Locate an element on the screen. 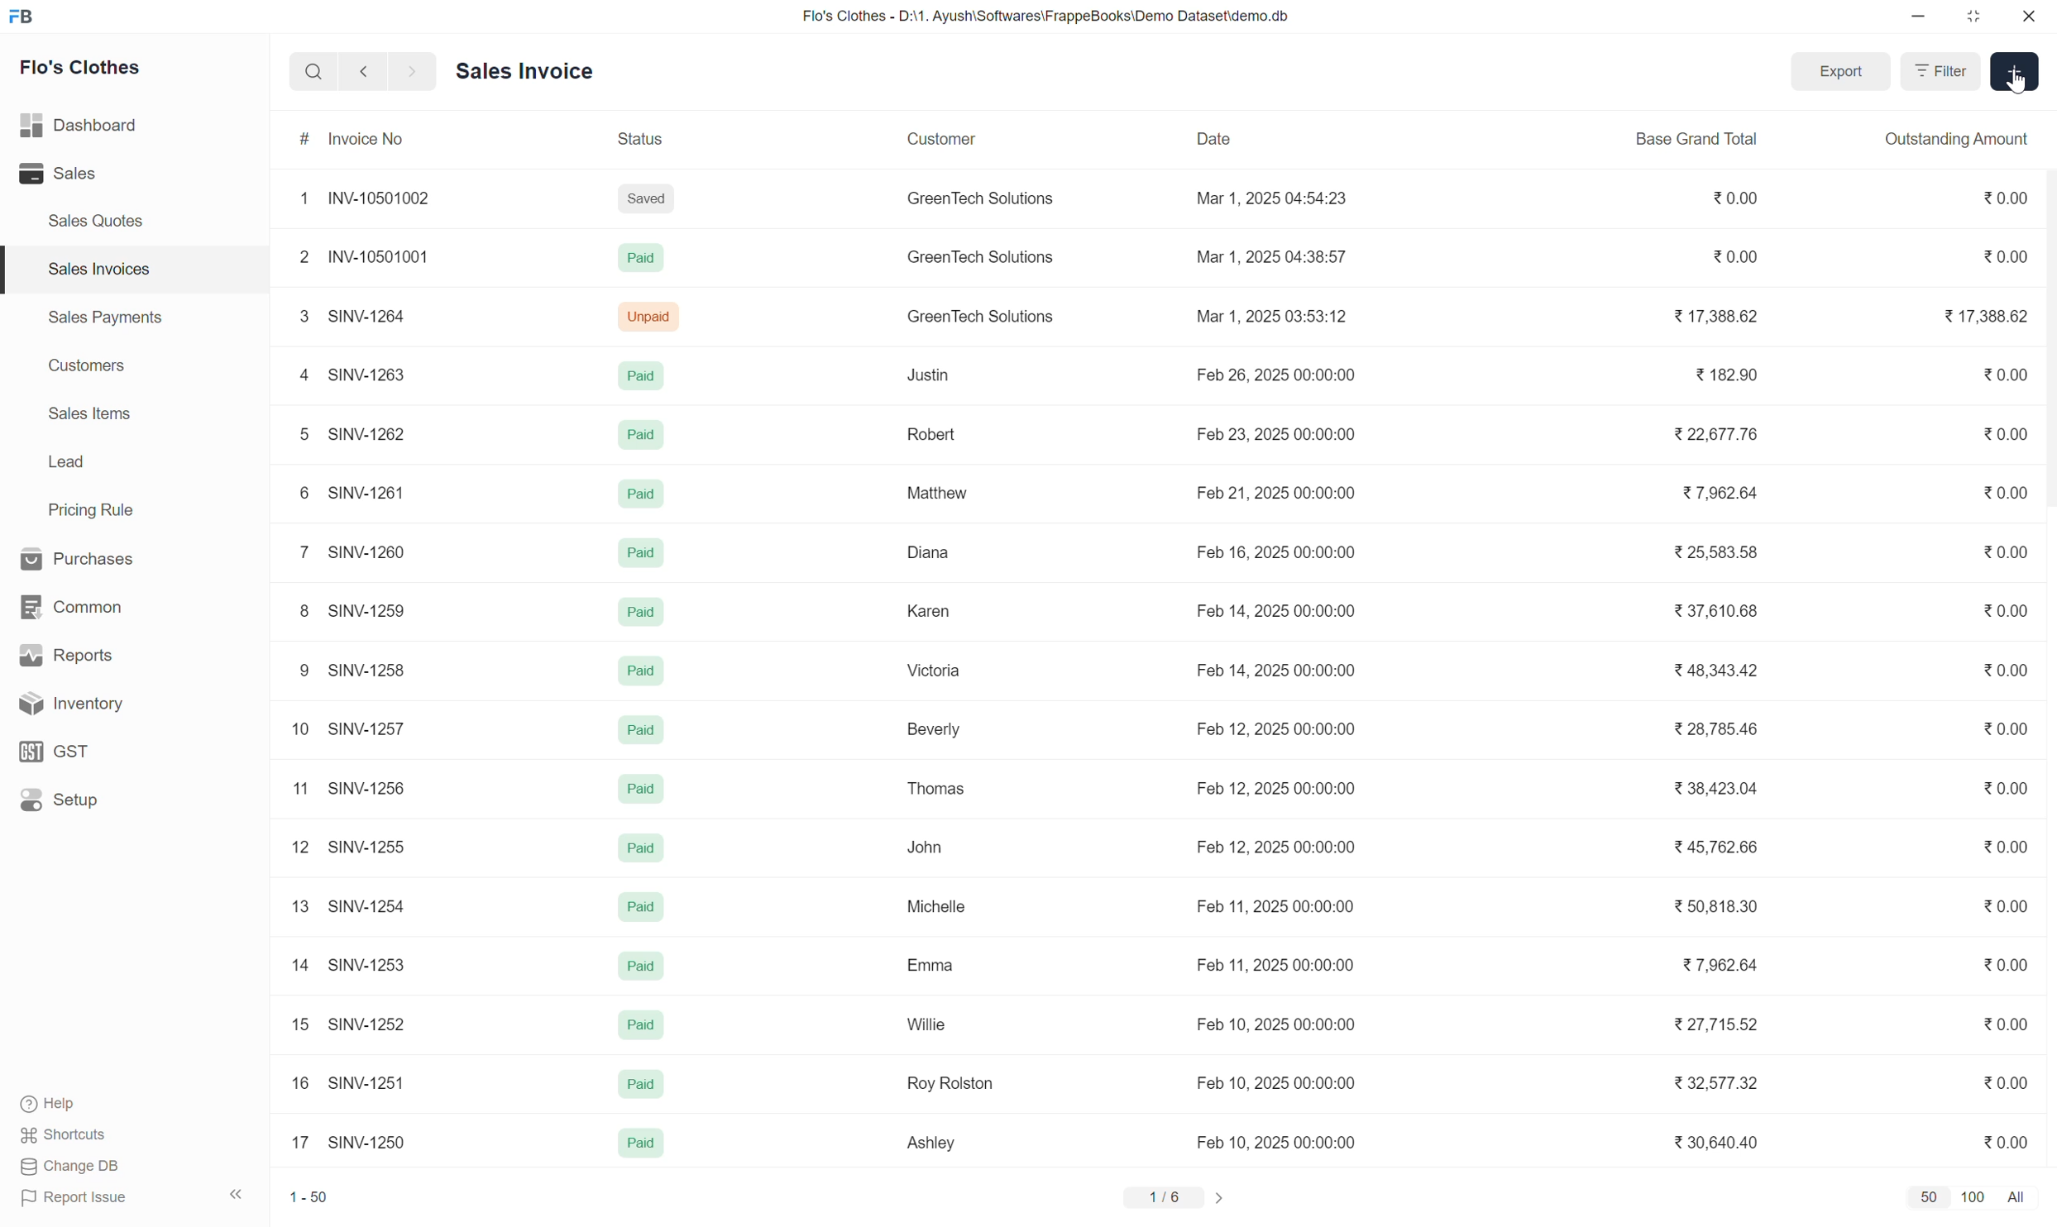 The image size is (2057, 1227). ₹45,762.66 is located at coordinates (1722, 792).